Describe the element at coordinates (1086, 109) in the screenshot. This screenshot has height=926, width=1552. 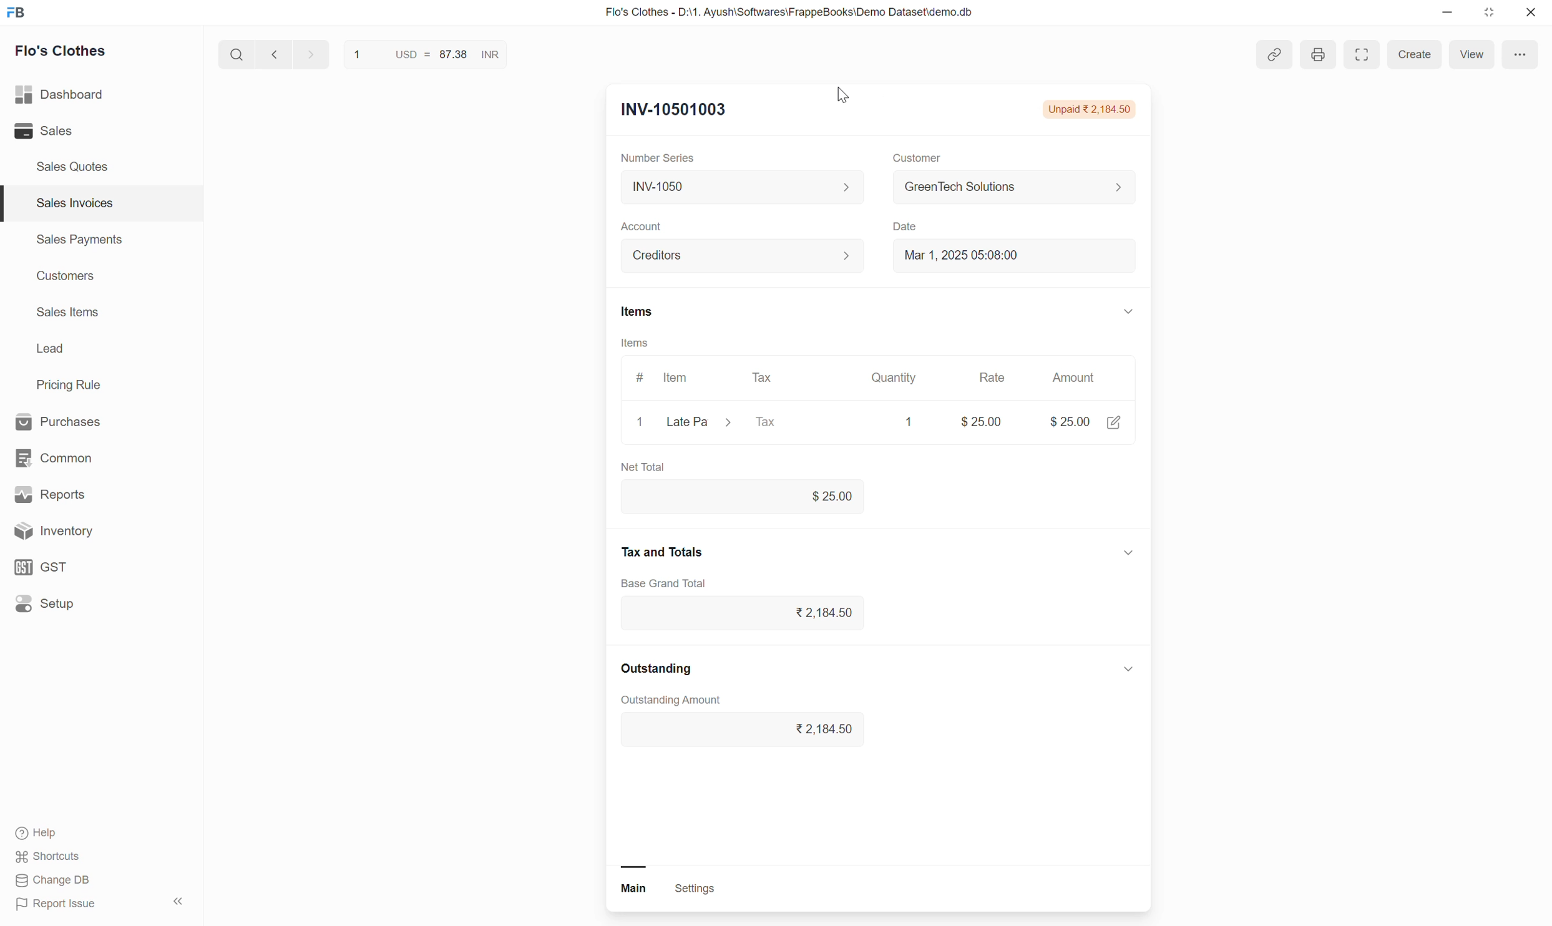
I see `unpaid 2,184.50` at that location.